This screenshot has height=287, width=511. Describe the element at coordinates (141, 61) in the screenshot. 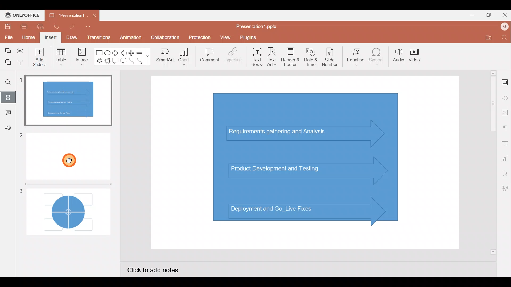

I see `Arrow` at that location.